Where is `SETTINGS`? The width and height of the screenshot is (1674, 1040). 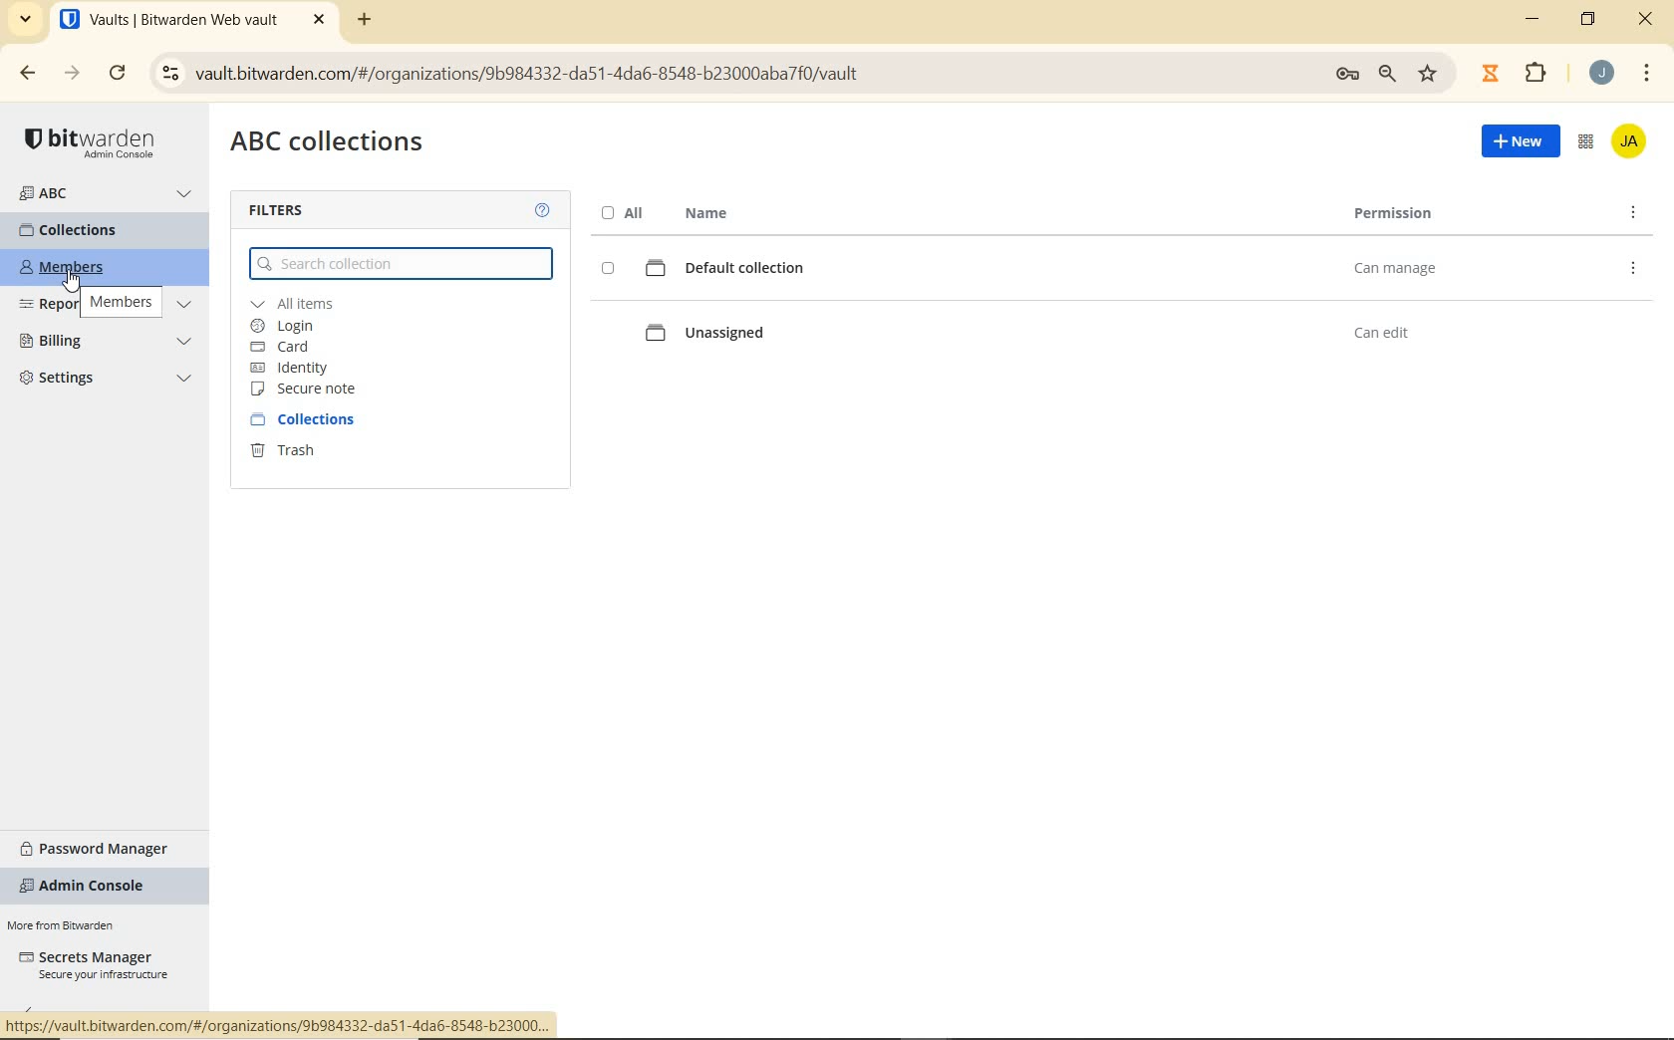
SETTINGS is located at coordinates (107, 382).